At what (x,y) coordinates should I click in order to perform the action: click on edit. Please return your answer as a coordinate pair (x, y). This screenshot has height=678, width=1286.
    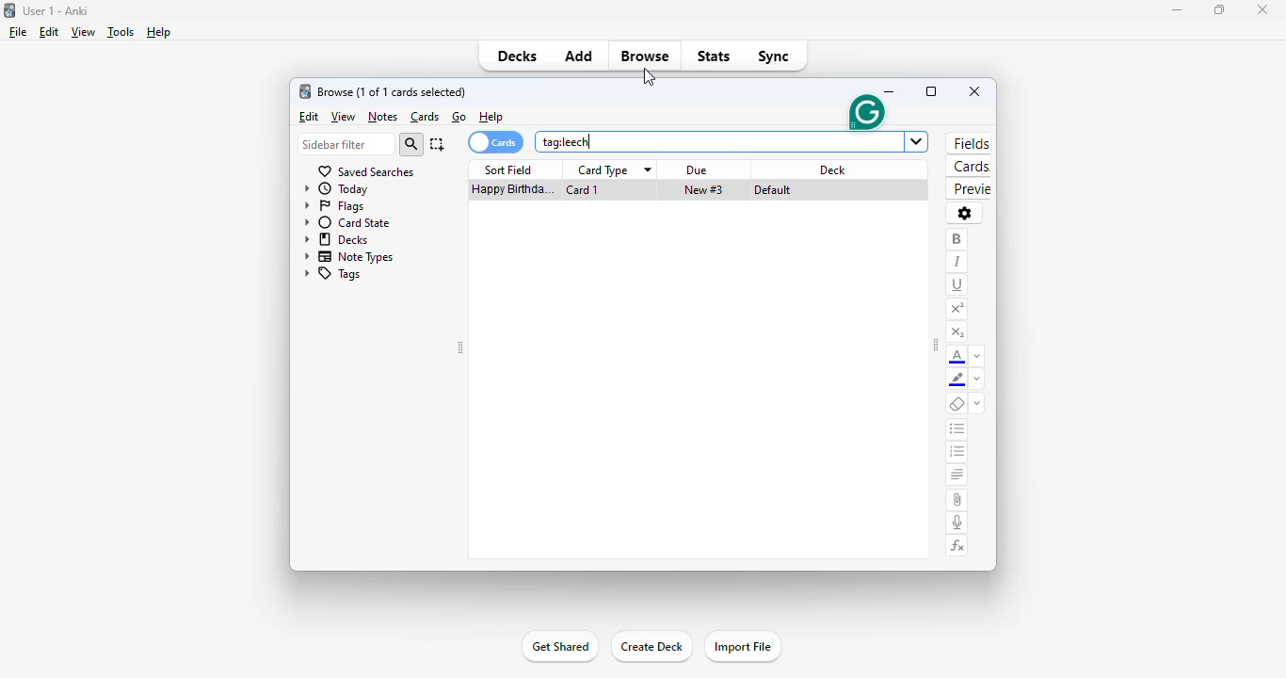
    Looking at the image, I should click on (49, 32).